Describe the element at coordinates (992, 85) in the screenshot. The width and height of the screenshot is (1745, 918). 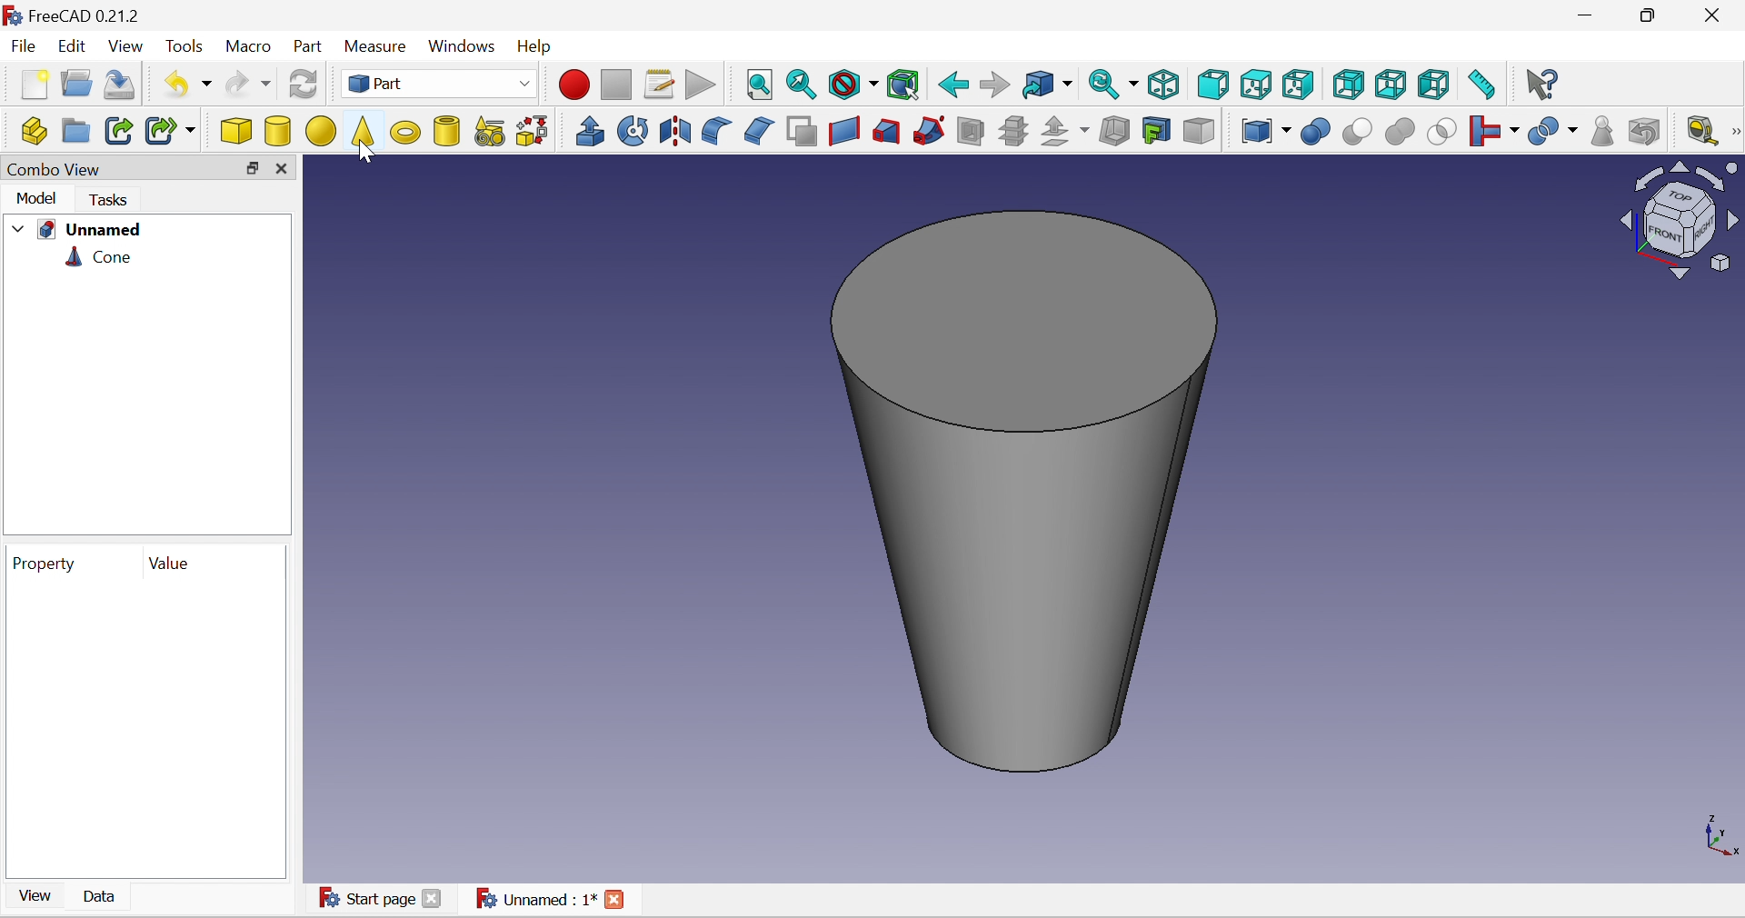
I see `Forward` at that location.